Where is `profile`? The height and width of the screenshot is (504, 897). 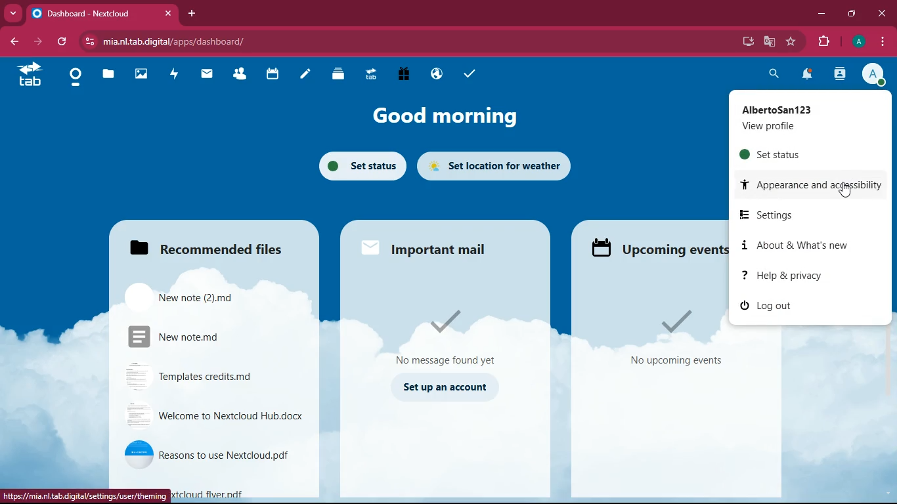 profile is located at coordinates (858, 42).